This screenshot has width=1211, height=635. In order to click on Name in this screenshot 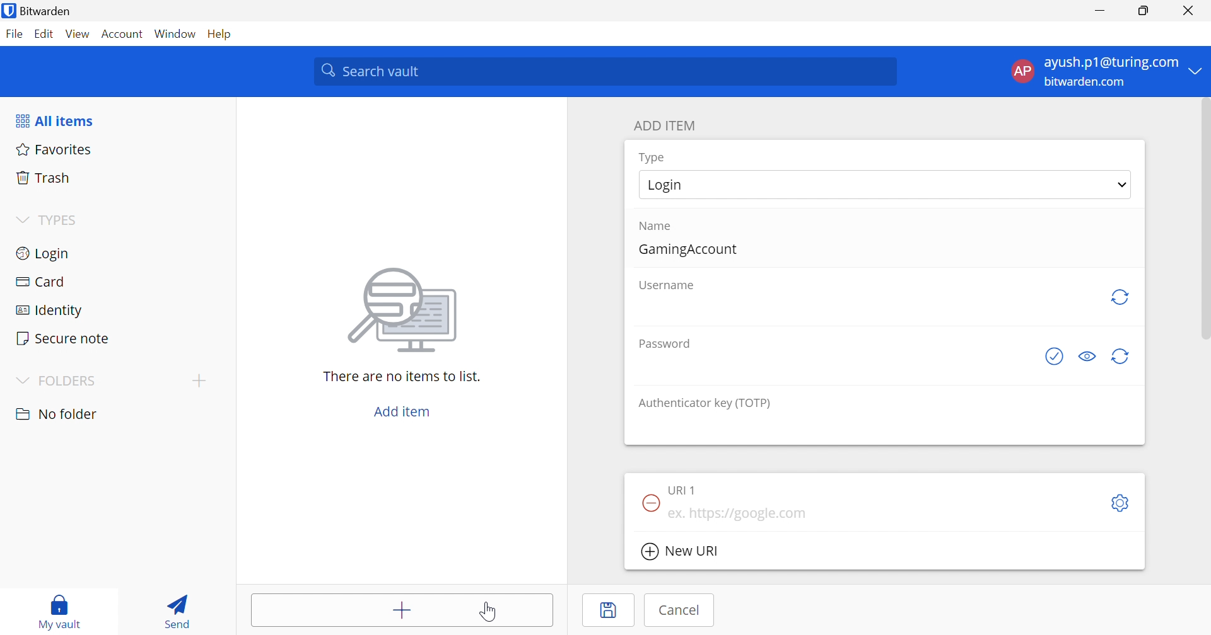, I will do `click(657, 227)`.